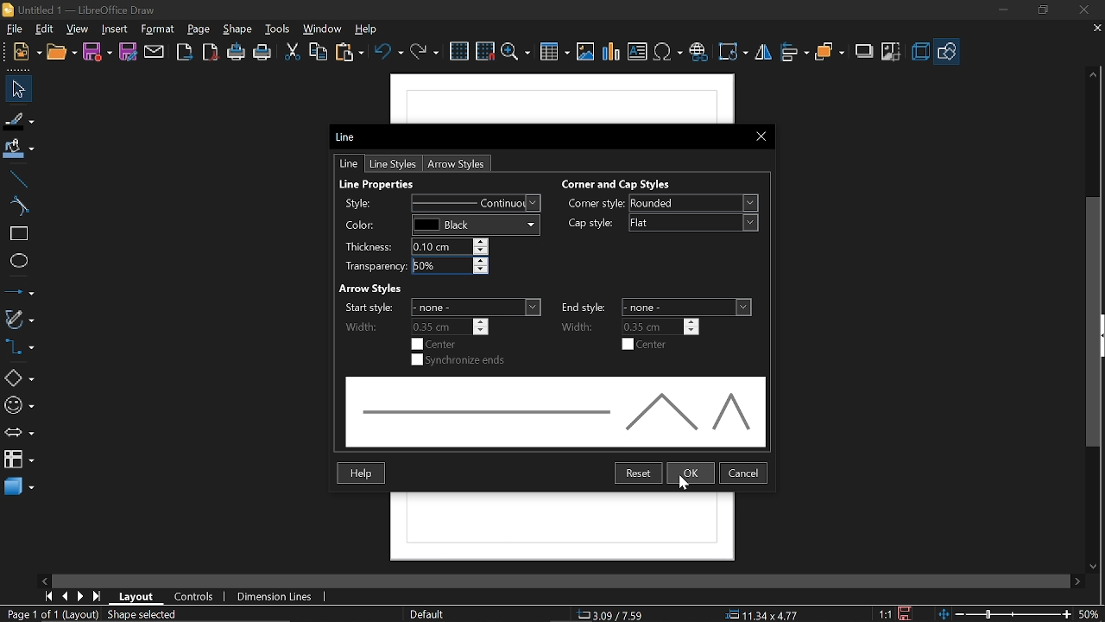 The height and width of the screenshot is (622, 1105). What do you see at coordinates (637, 184) in the screenshot?
I see `Corner and Cap Styles` at bounding box center [637, 184].